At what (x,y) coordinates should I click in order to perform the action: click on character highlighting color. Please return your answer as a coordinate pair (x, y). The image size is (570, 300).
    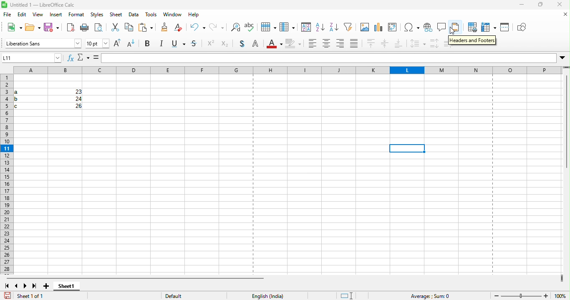
    Looking at the image, I should click on (295, 44).